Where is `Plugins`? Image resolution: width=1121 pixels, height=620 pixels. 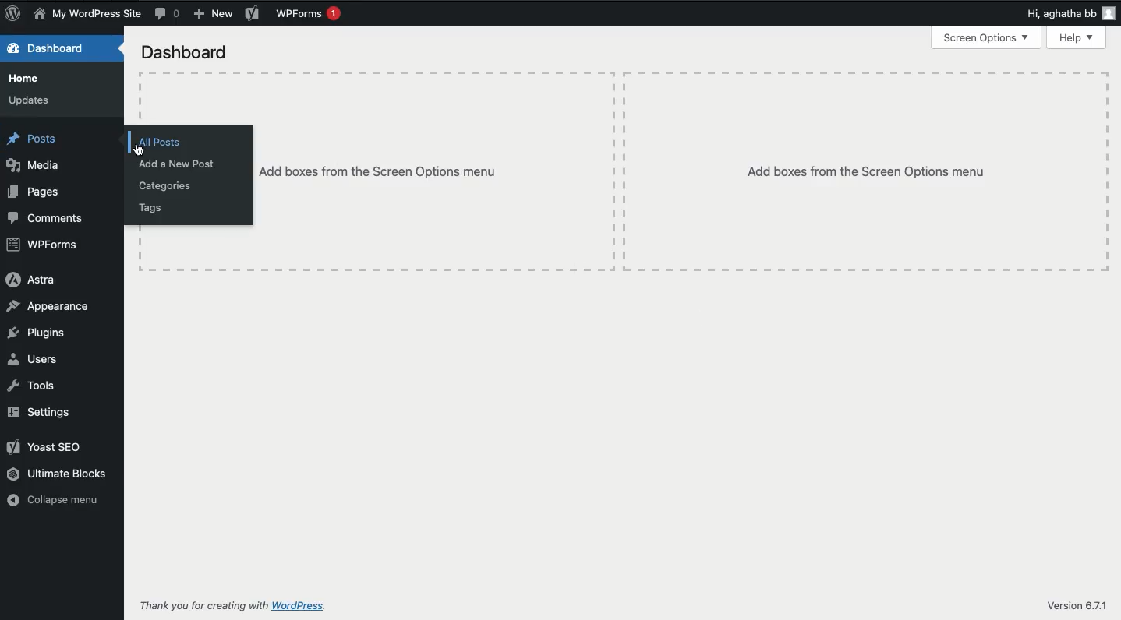
Plugins is located at coordinates (41, 333).